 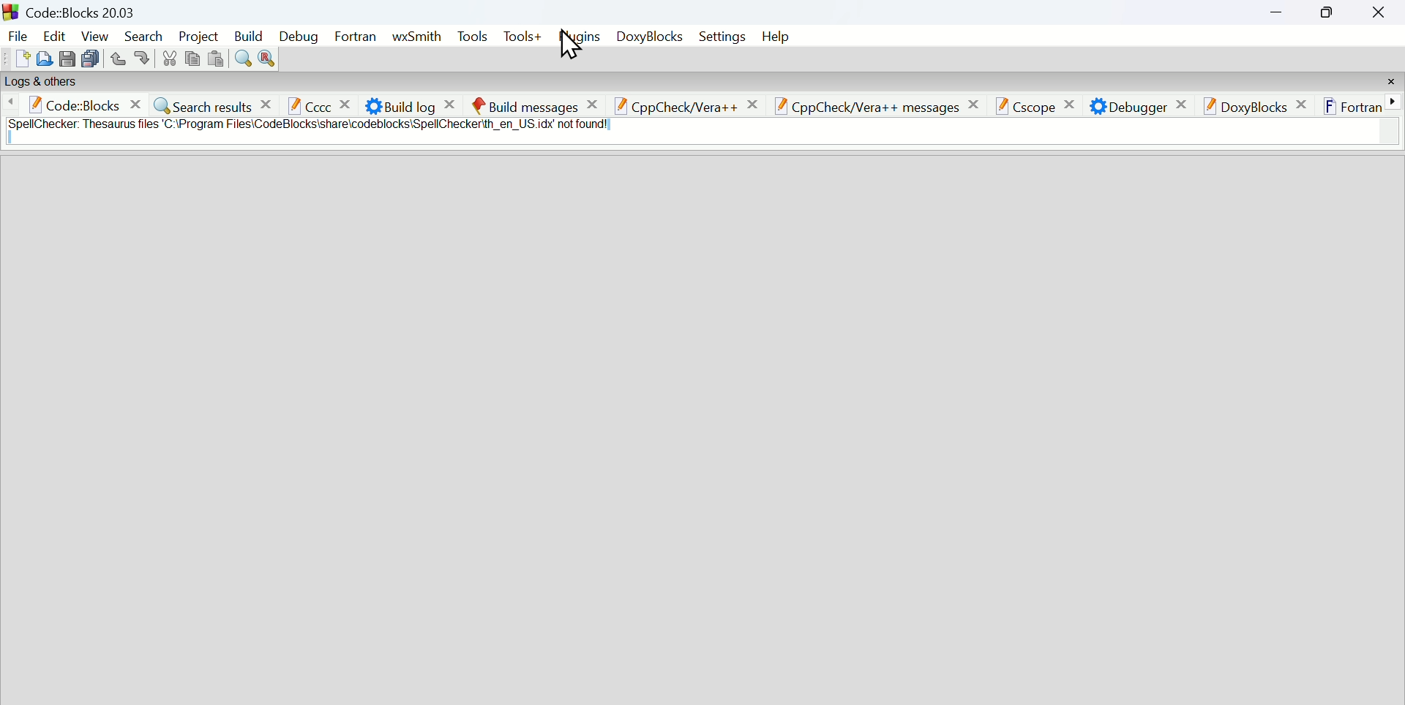 I want to click on Tools , so click(x=471, y=36).